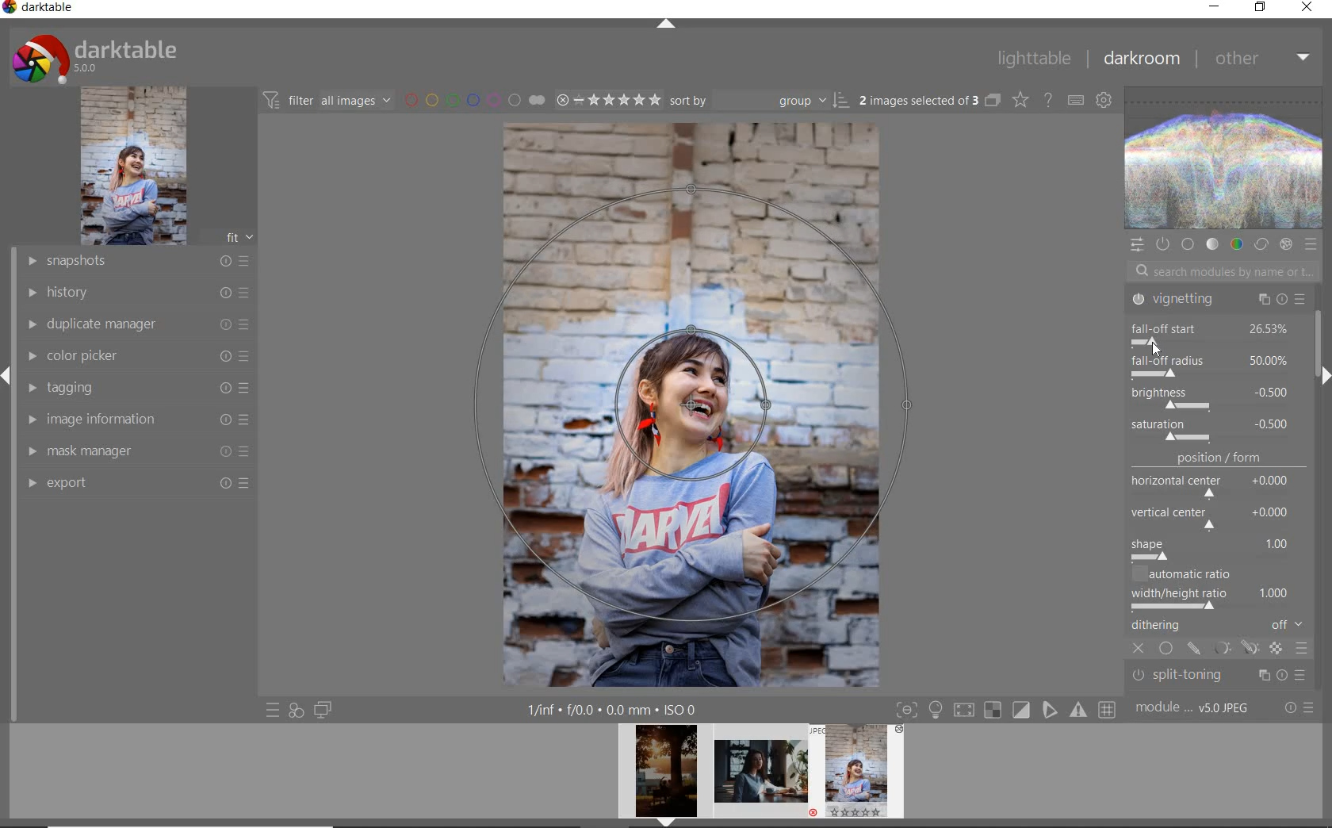  Describe the element at coordinates (1219, 507) in the screenshot. I see `position/form` at that location.